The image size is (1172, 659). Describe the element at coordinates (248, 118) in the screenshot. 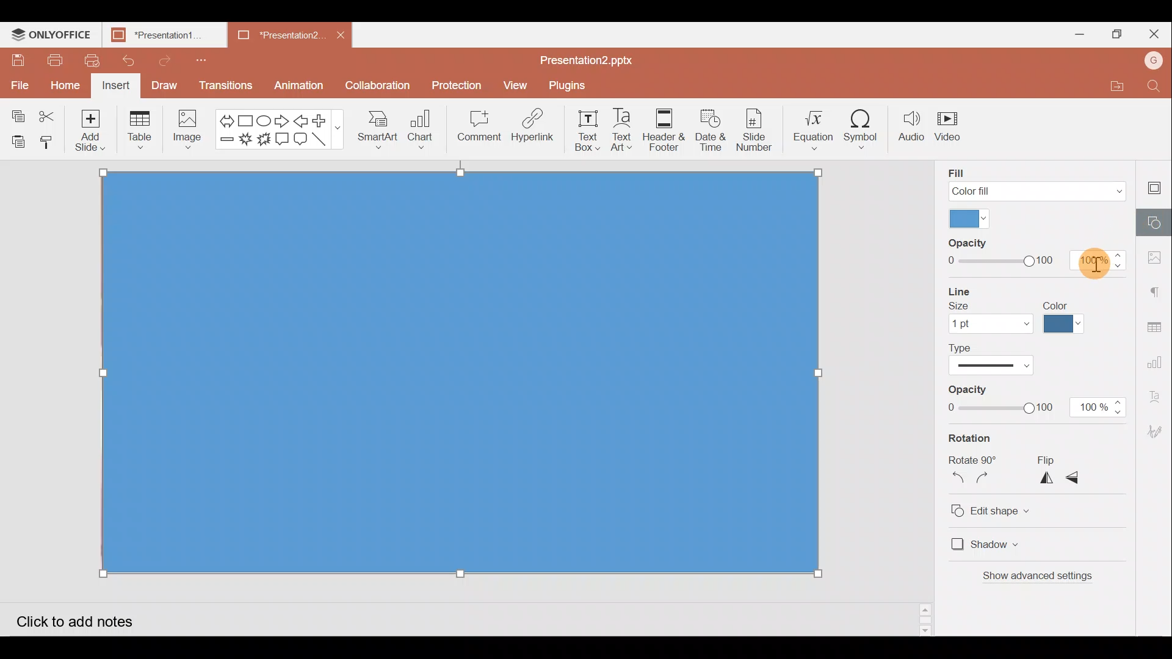

I see `Rectangle` at that location.